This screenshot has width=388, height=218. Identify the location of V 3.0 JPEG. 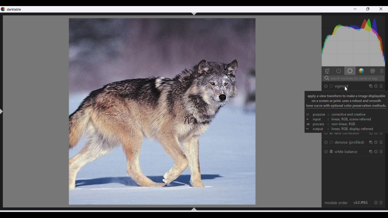
(361, 202).